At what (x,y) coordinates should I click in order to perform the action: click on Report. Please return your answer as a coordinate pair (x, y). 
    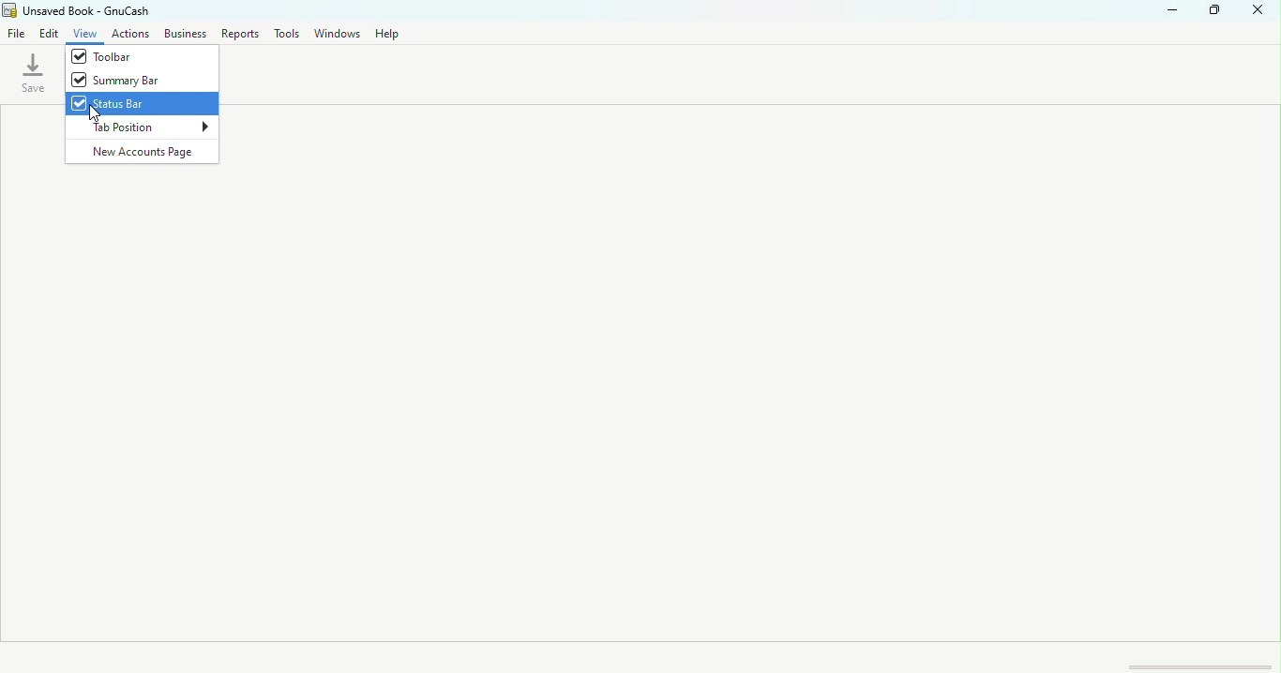
    Looking at the image, I should click on (241, 35).